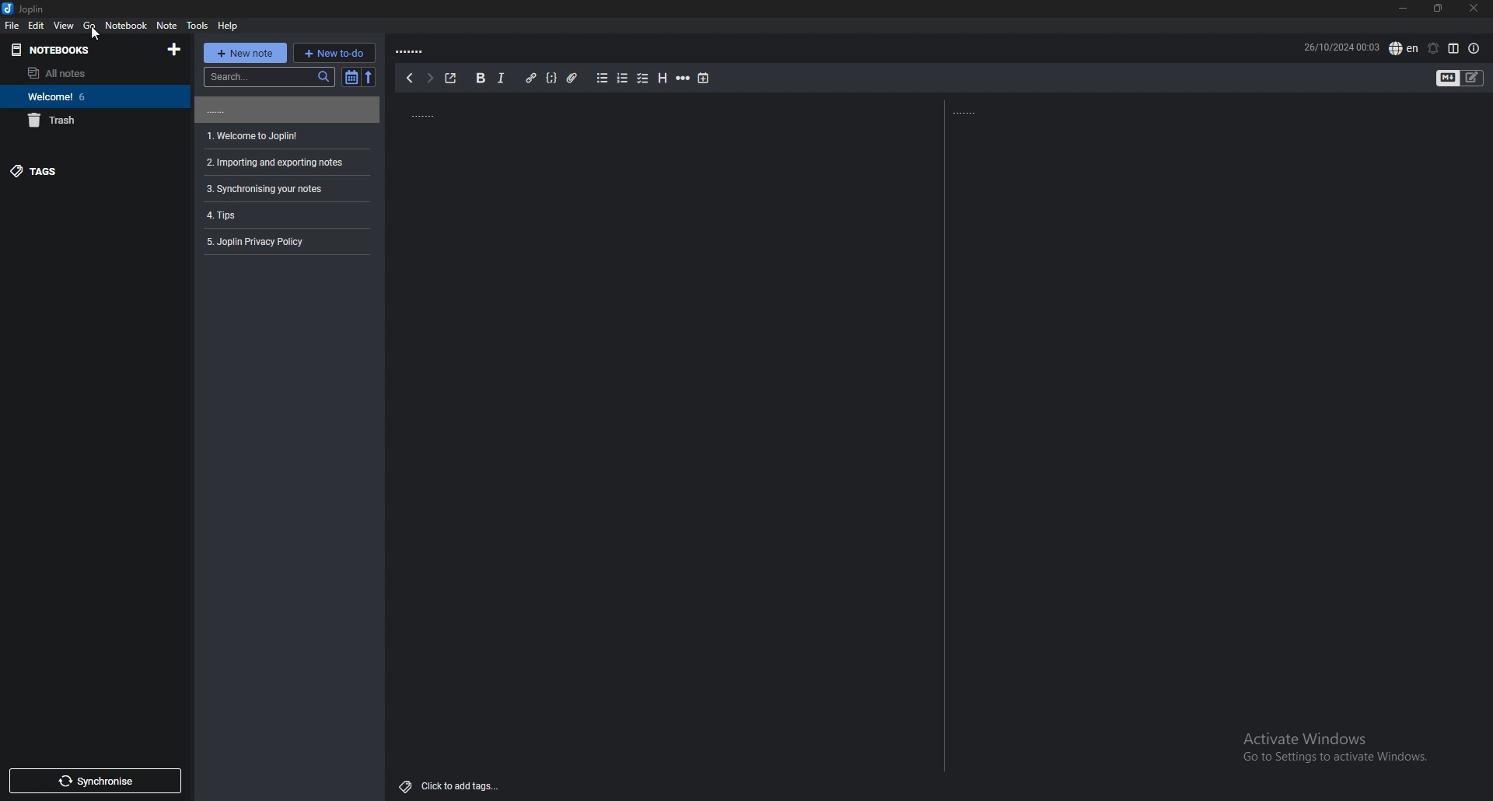 The width and height of the screenshot is (1493, 801). What do you see at coordinates (86, 171) in the screenshot?
I see `tags` at bounding box center [86, 171].